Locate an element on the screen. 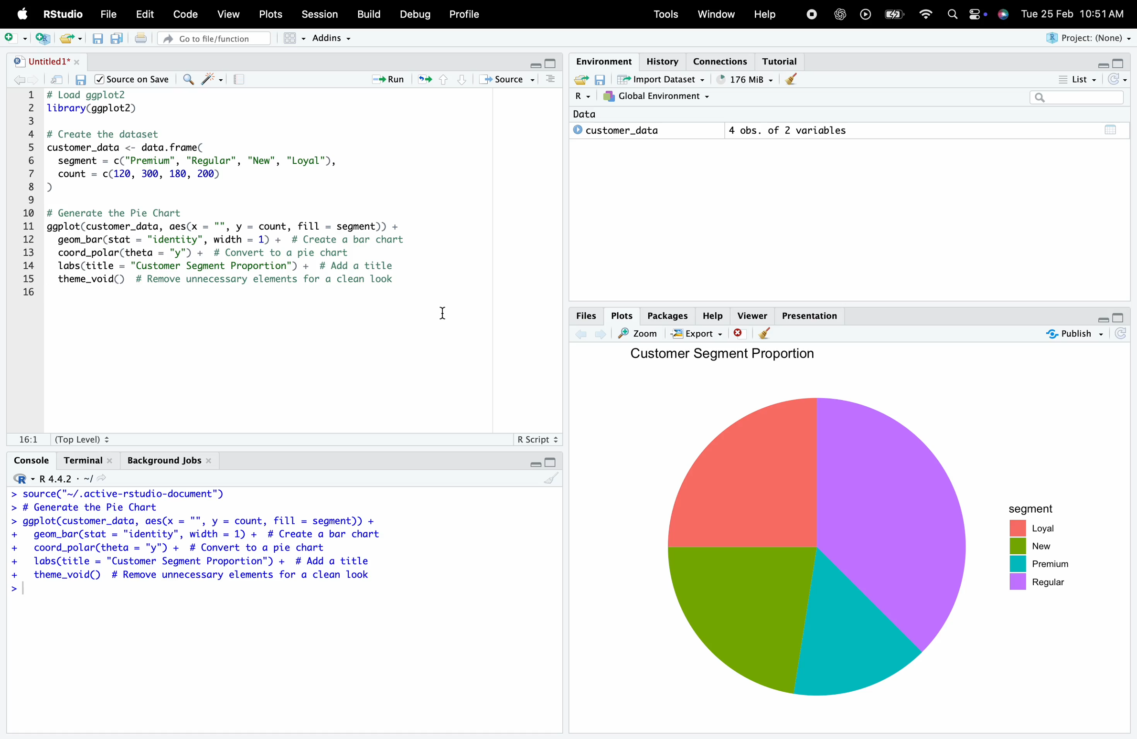 Image resolution: width=1137 pixels, height=739 pixels. save environment variables is located at coordinates (600, 78).